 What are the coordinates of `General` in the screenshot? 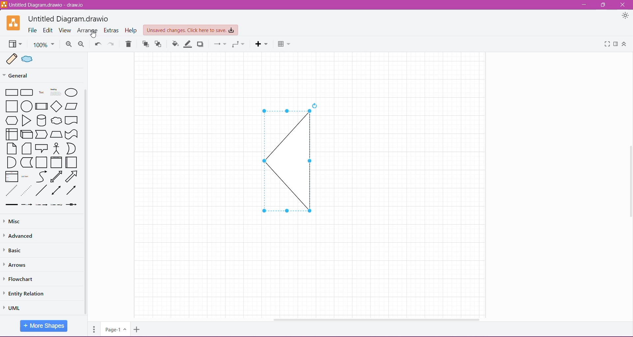 It's located at (29, 75).